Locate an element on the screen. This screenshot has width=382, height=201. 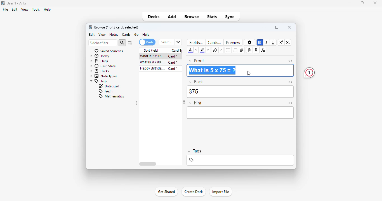
minimize is located at coordinates (350, 3).